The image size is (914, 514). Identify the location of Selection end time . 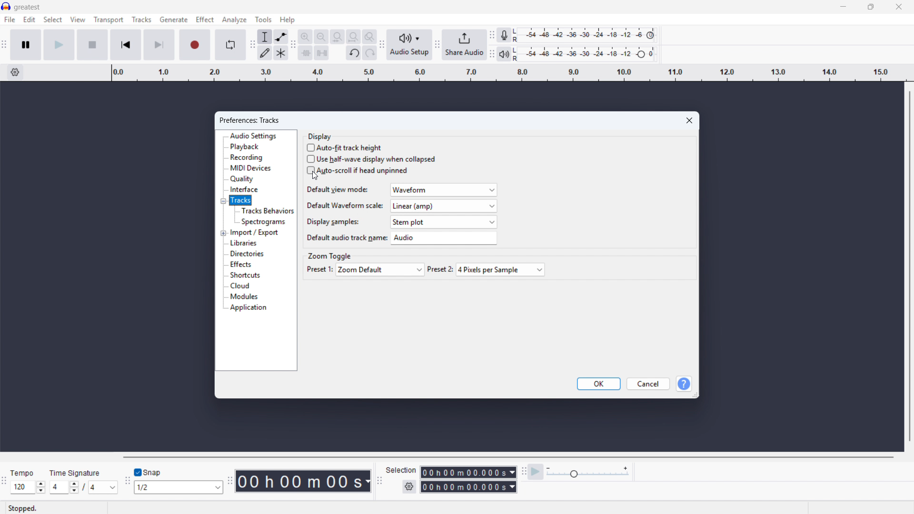
(469, 487).